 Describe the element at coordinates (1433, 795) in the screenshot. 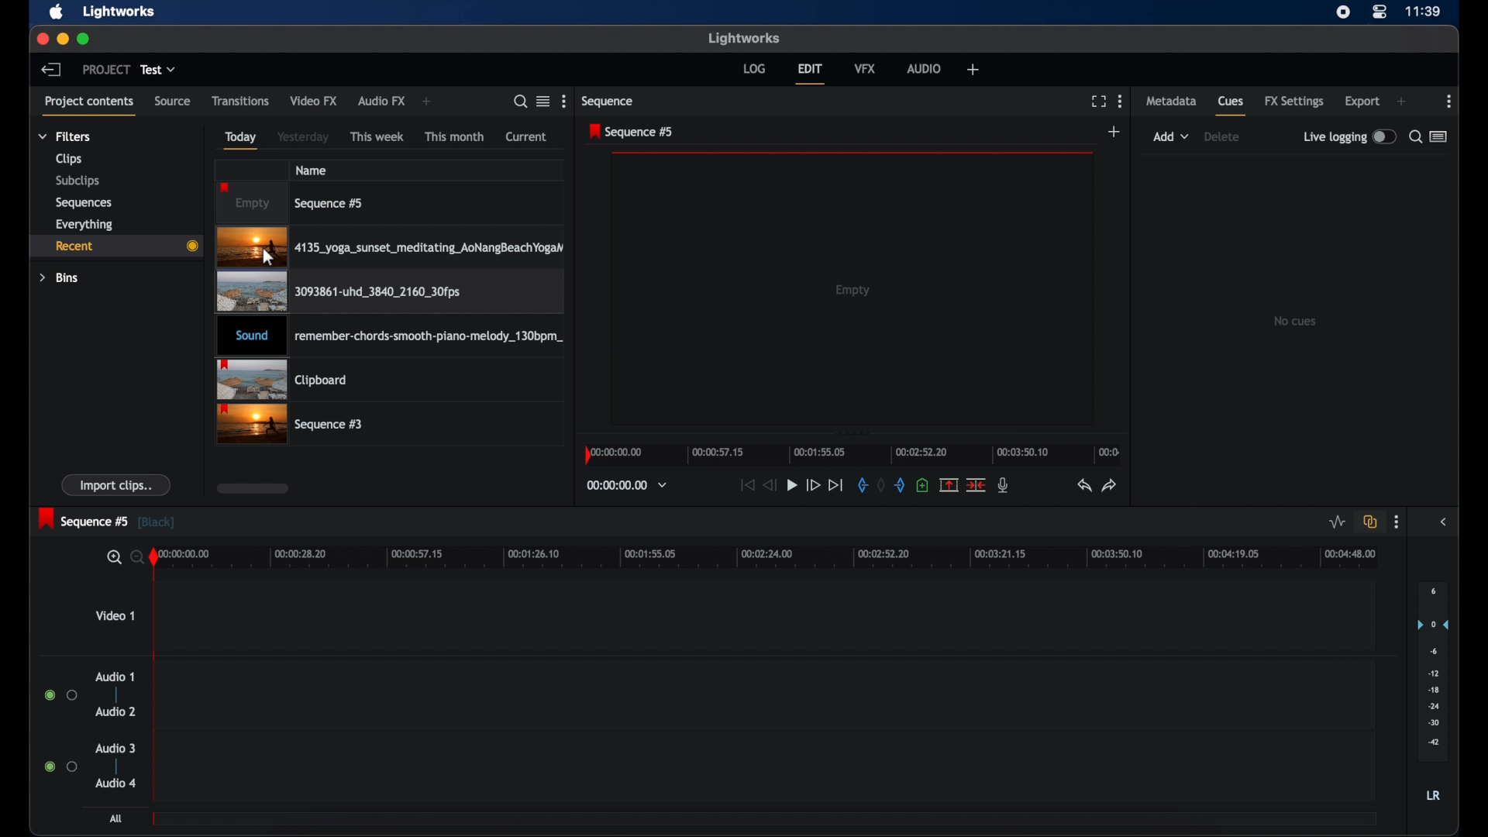

I see `LR` at that location.